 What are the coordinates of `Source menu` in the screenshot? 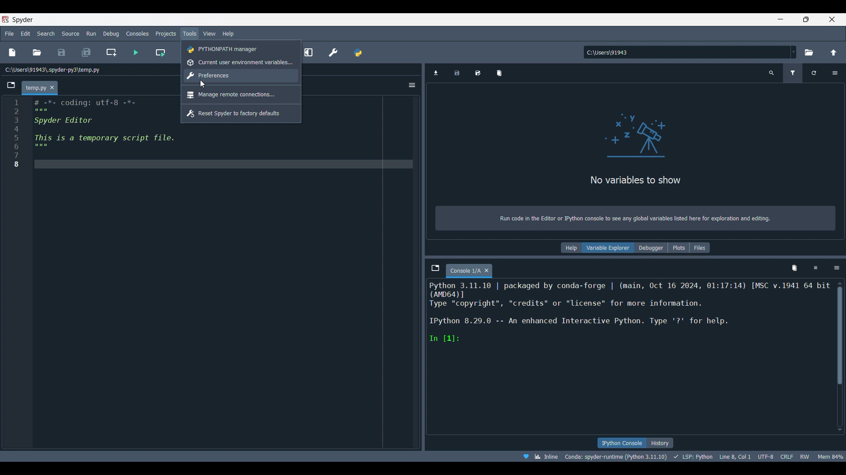 It's located at (70, 33).